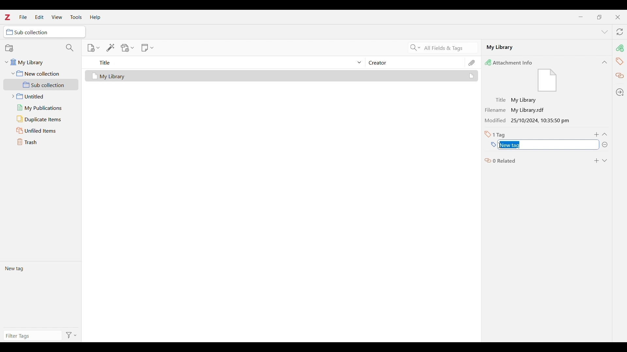 The width and height of the screenshot is (627, 352). I want to click on My library folder, so click(40, 61).